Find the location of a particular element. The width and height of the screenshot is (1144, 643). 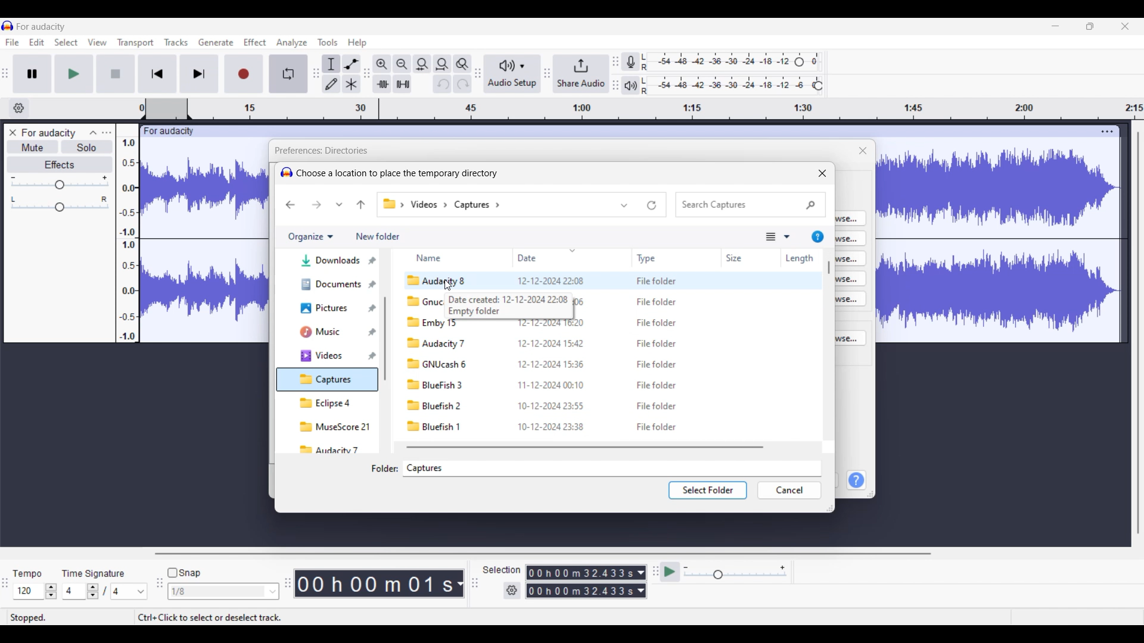

Length column is located at coordinates (800, 258).